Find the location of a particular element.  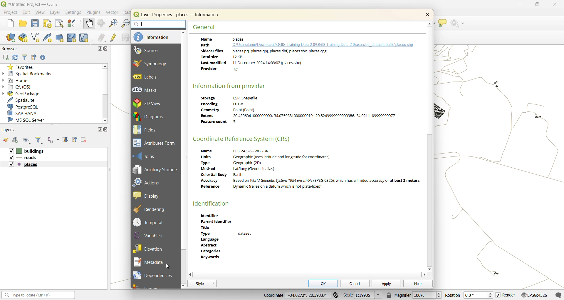

joins is located at coordinates (145, 156).